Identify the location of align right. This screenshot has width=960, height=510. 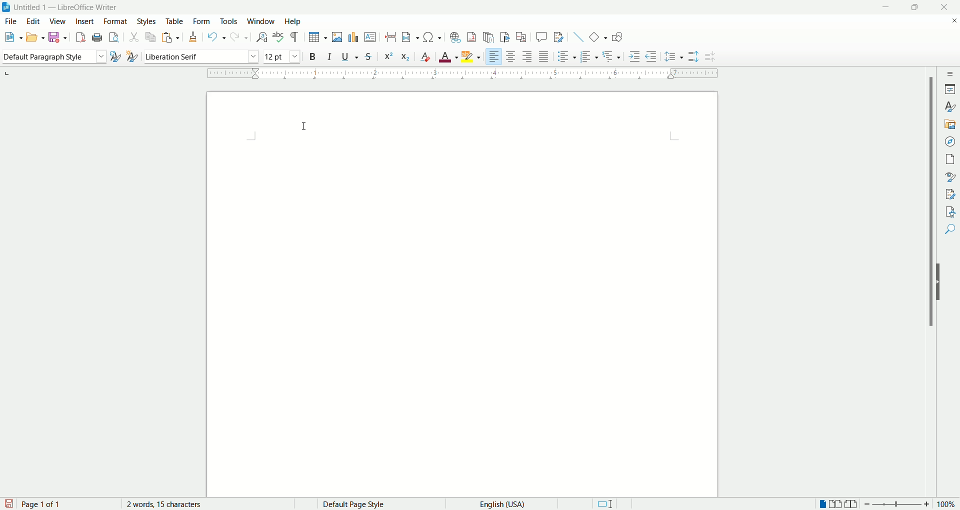
(525, 57).